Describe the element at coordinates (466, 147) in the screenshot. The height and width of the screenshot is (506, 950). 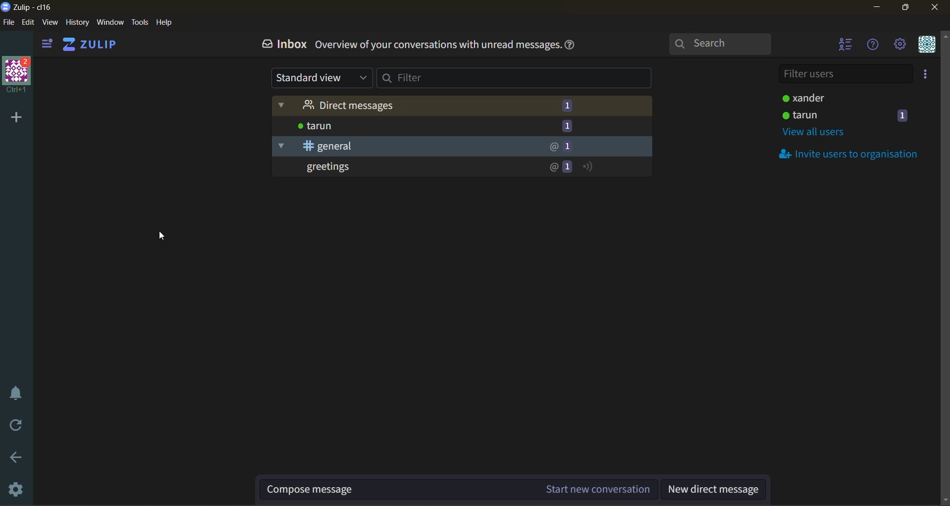
I see `general` at that location.